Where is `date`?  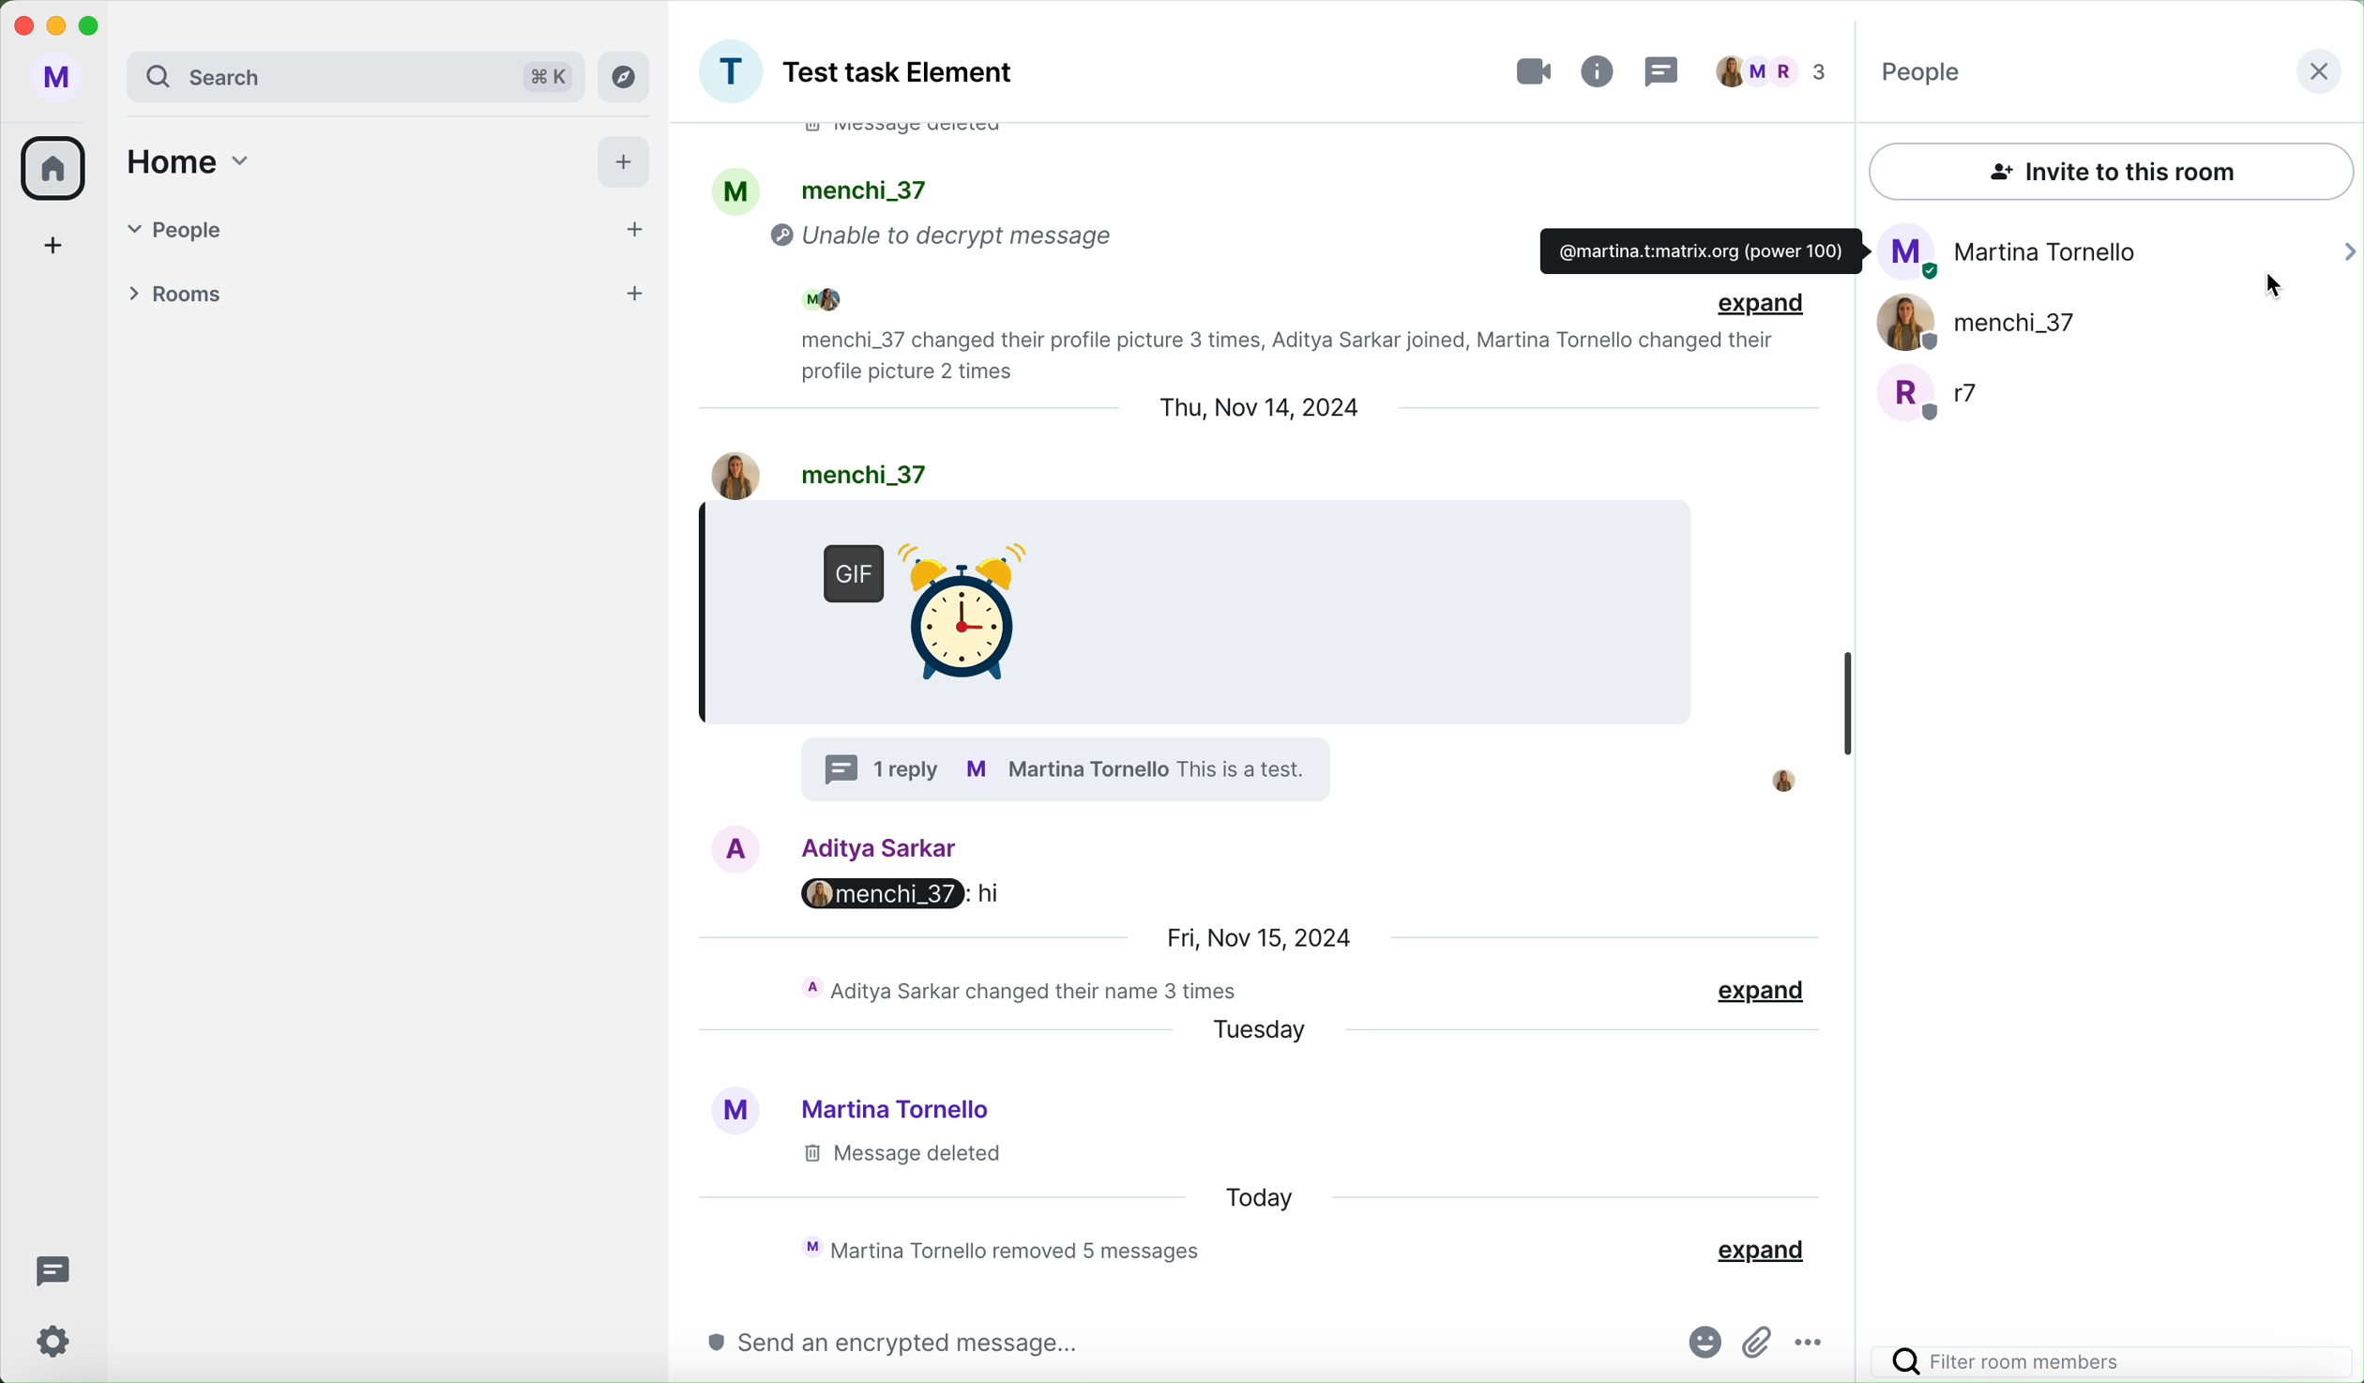 date is located at coordinates (1256, 411).